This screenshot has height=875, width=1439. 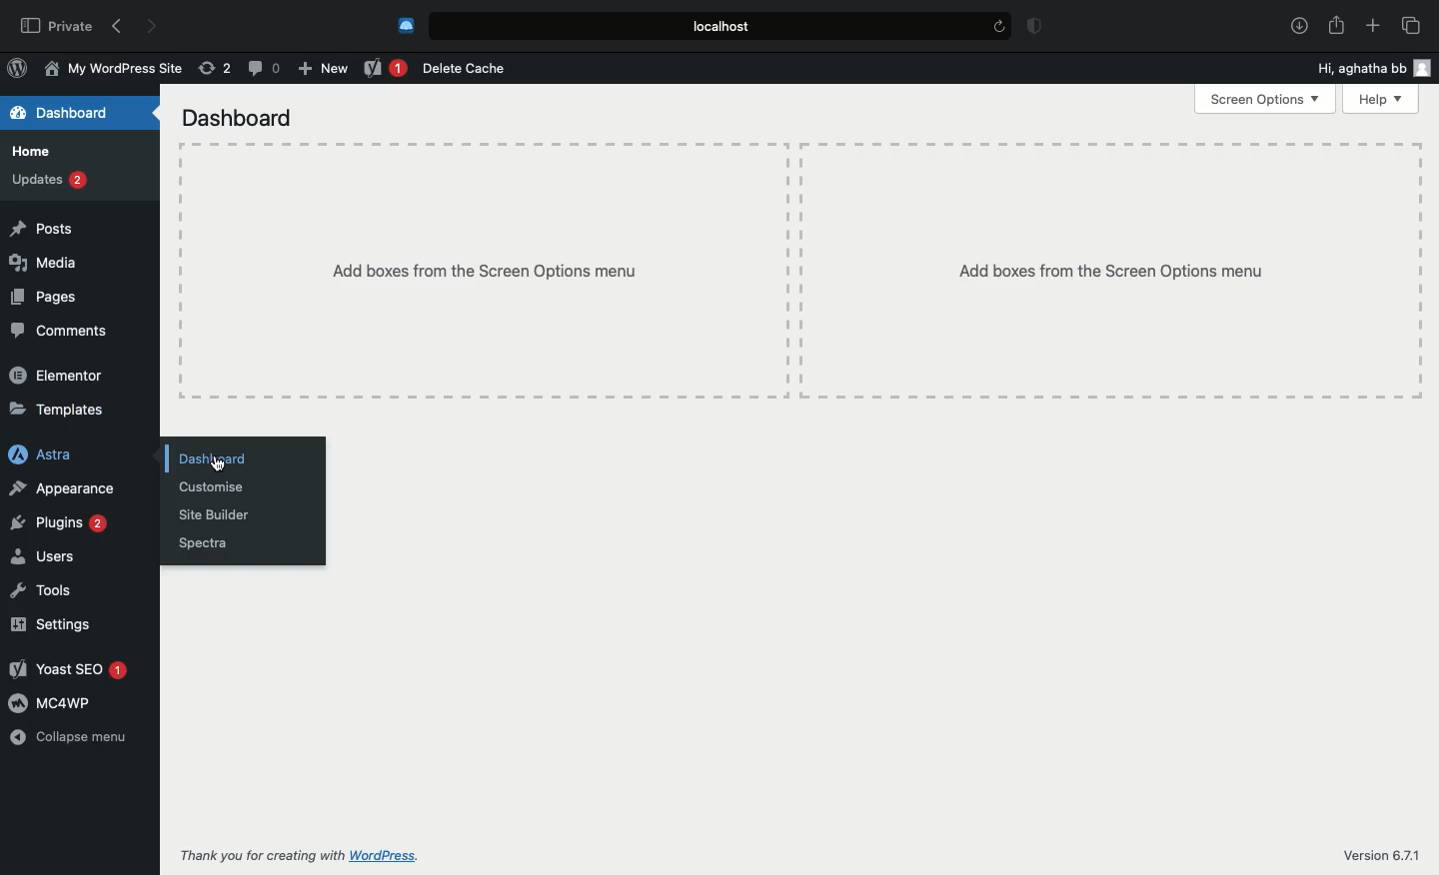 I want to click on Pages, so click(x=44, y=298).